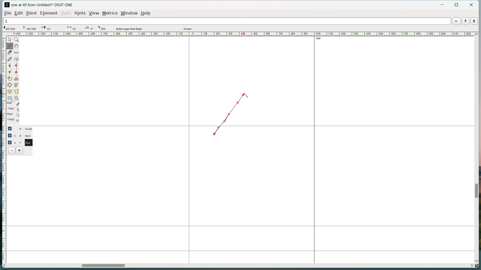 The height and width of the screenshot is (270, 481). Describe the element at coordinates (101, 28) in the screenshot. I see `Zoom level ` at that location.